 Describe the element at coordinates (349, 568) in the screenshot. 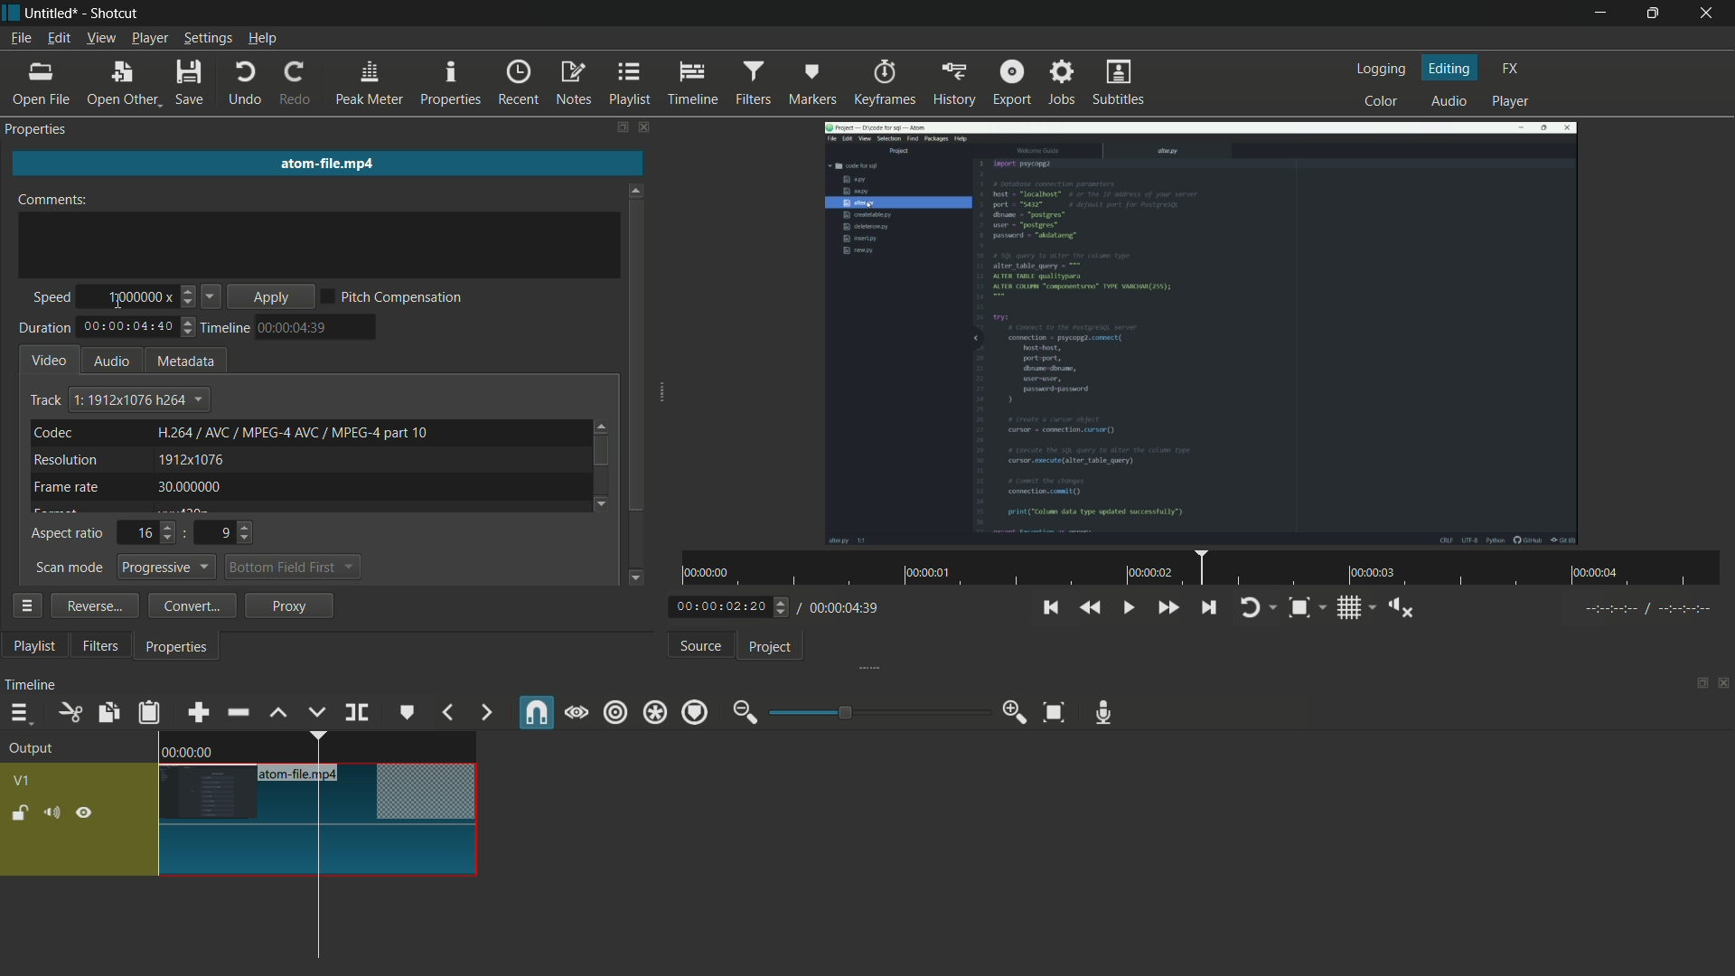

I see `dropdown` at that location.